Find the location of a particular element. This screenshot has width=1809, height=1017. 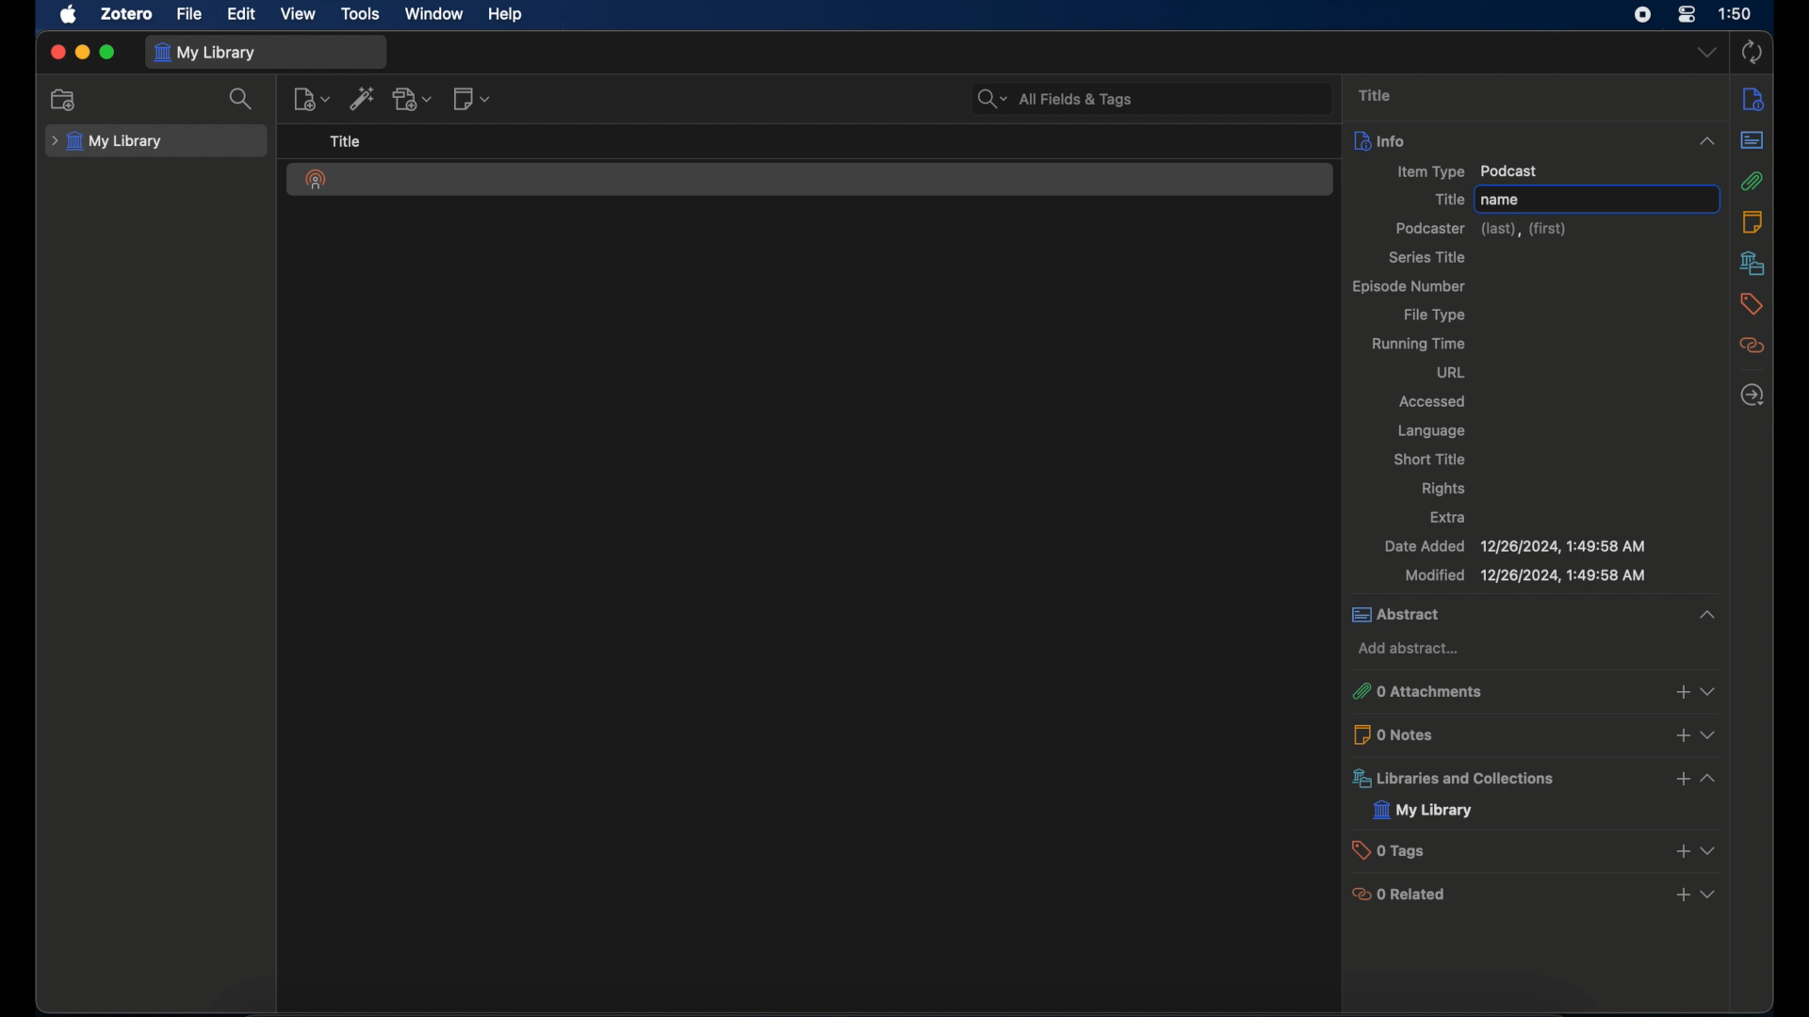

dropdown is located at coordinates (1708, 53).